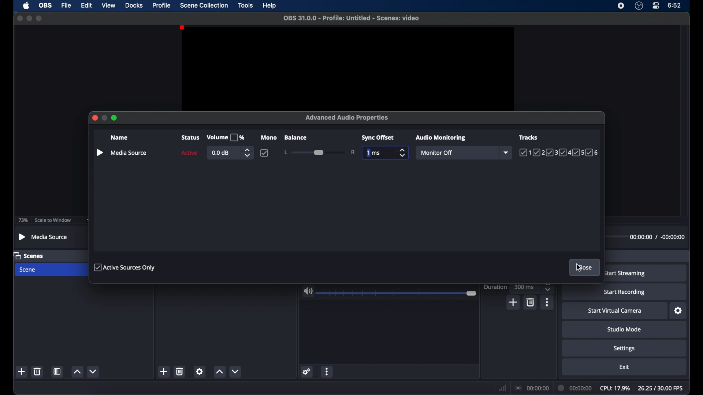 This screenshot has width=703, height=395. I want to click on active sources only, so click(125, 267).